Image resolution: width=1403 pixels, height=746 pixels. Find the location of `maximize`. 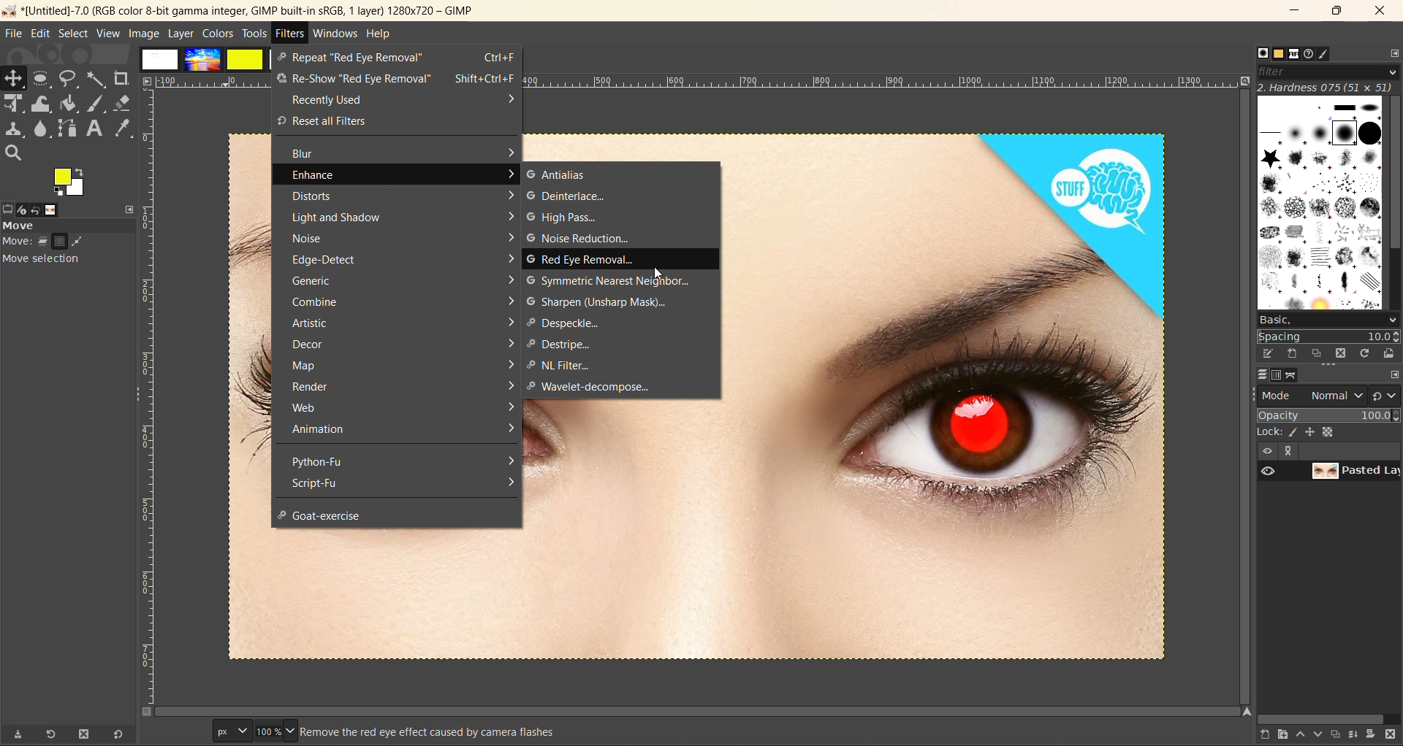

maximize is located at coordinates (1337, 14).